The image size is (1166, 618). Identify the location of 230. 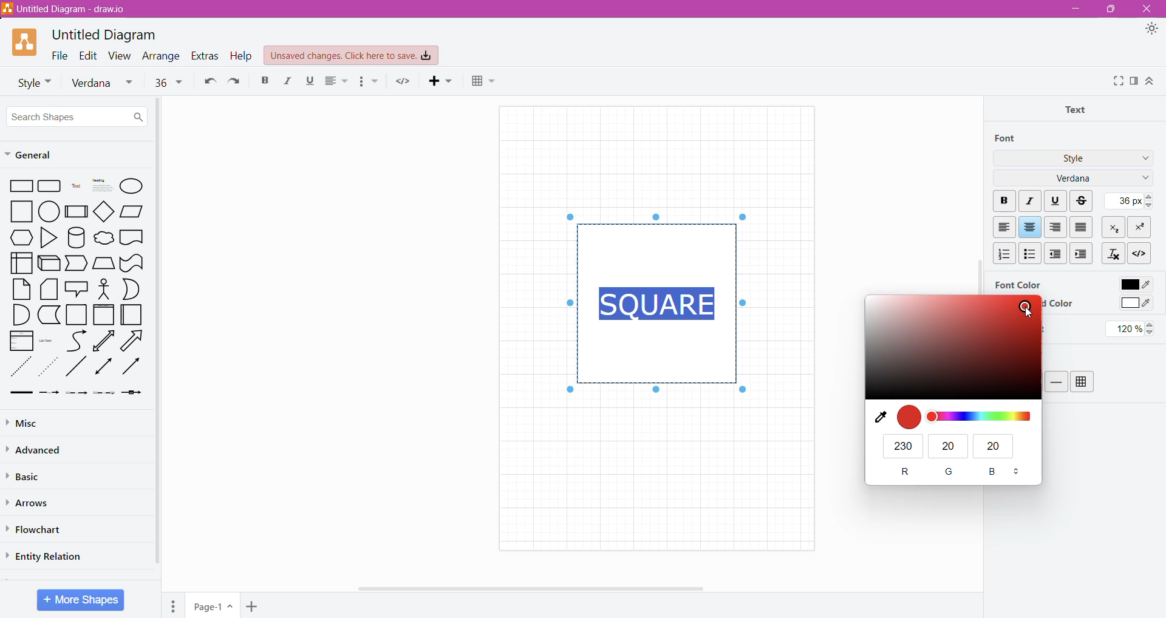
(904, 446).